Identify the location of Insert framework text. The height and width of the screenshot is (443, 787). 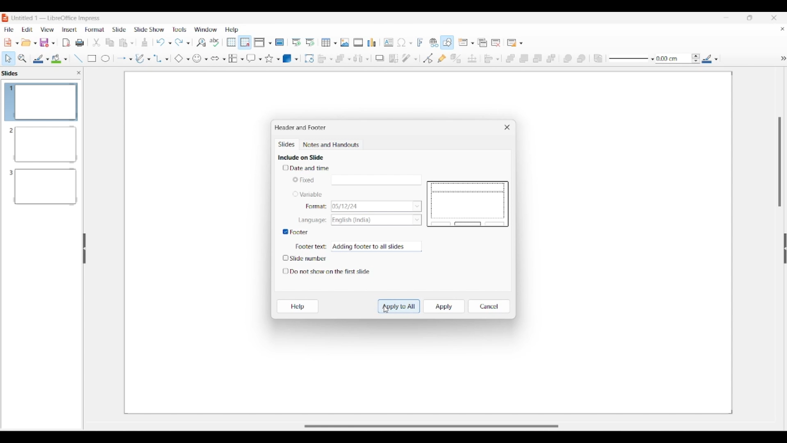
(420, 42).